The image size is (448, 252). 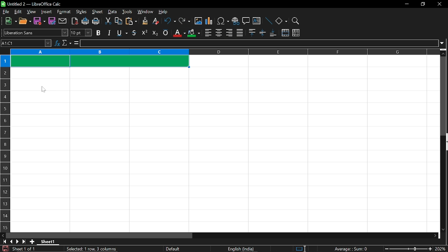 What do you see at coordinates (3, 242) in the screenshot?
I see `go to first page` at bounding box center [3, 242].